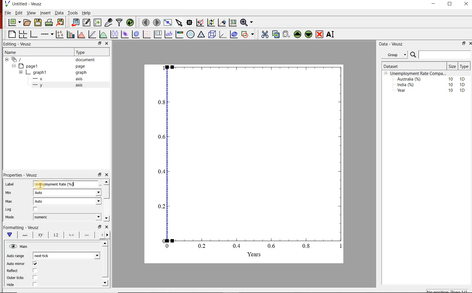  I want to click on move to previous page, so click(146, 22).